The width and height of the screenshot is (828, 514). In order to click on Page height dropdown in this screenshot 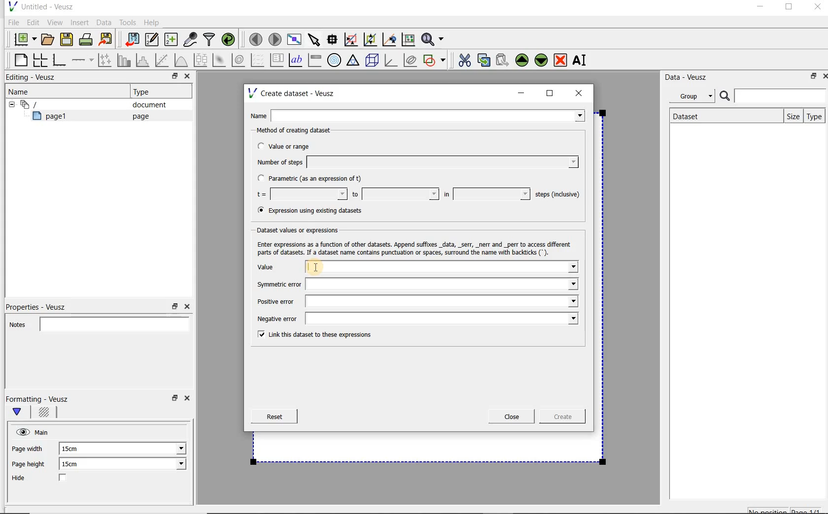, I will do `click(174, 465)`.